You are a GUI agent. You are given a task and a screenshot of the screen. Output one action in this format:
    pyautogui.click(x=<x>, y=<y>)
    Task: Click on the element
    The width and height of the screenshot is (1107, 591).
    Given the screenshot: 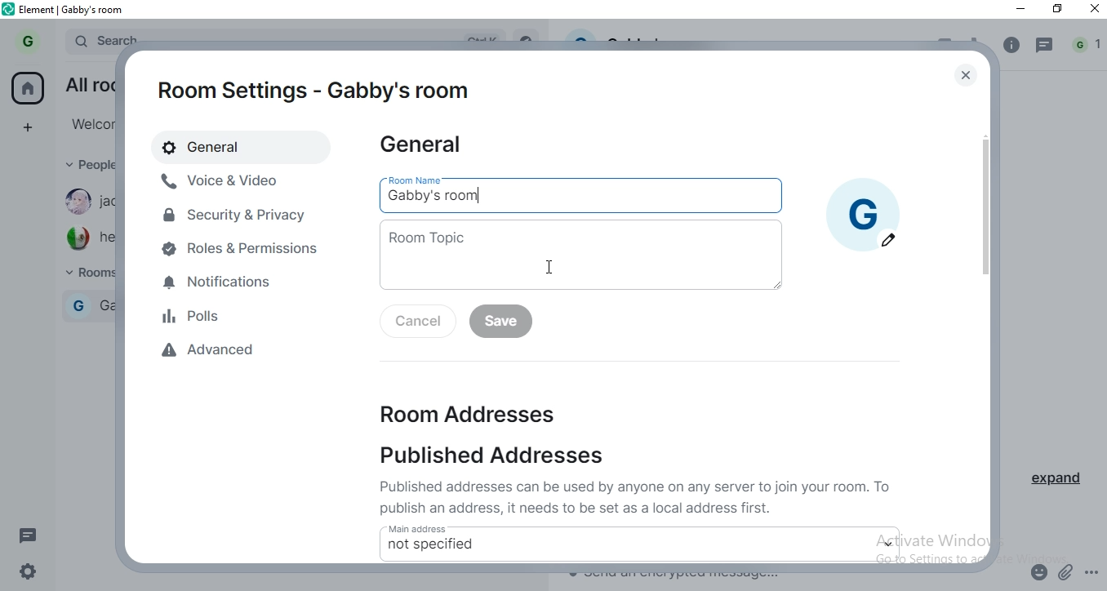 What is the action you would take?
    pyautogui.click(x=76, y=9)
    